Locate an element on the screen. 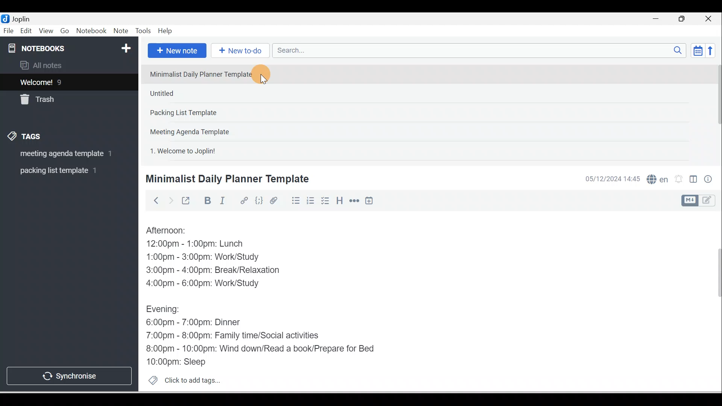 The height and width of the screenshot is (406, 722). Maximise is located at coordinates (684, 19).